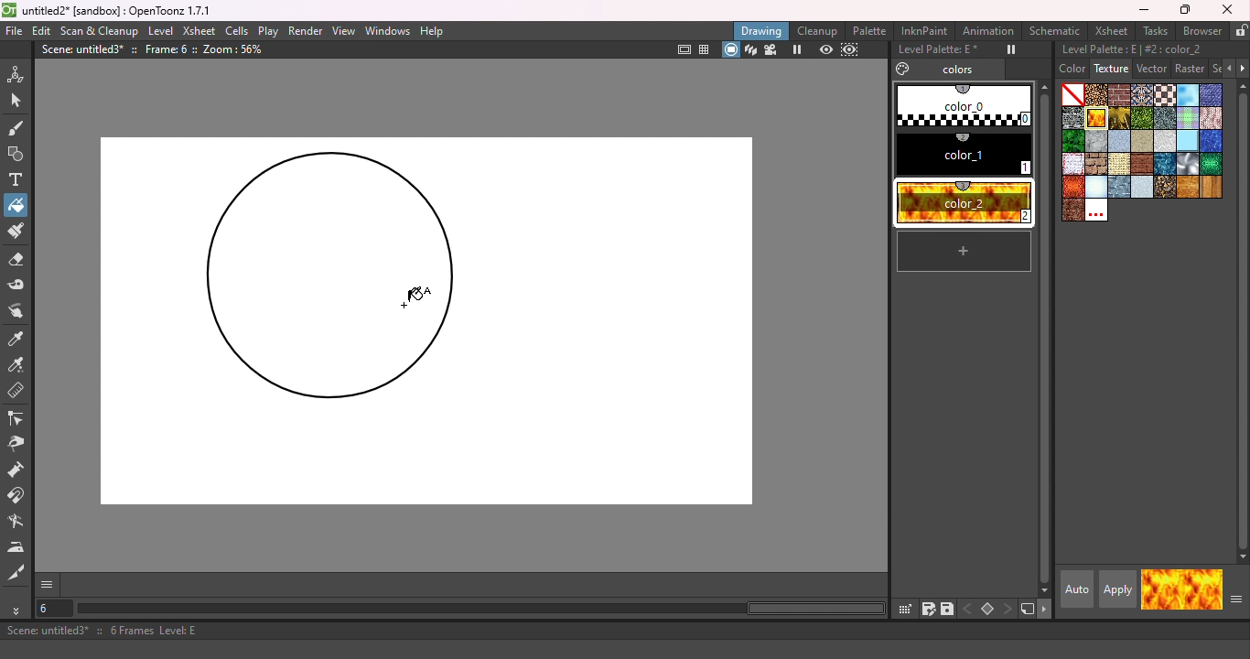  What do you see at coordinates (1096, 141) in the screenshot?
I see `marble.bmp` at bounding box center [1096, 141].